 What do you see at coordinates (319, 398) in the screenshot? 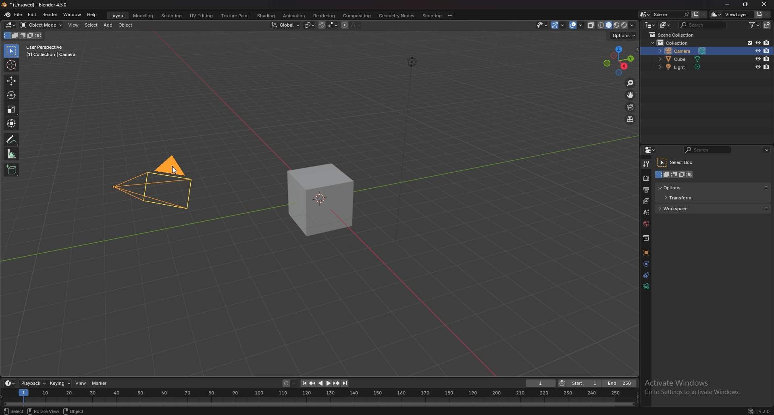
I see `seek` at bounding box center [319, 398].